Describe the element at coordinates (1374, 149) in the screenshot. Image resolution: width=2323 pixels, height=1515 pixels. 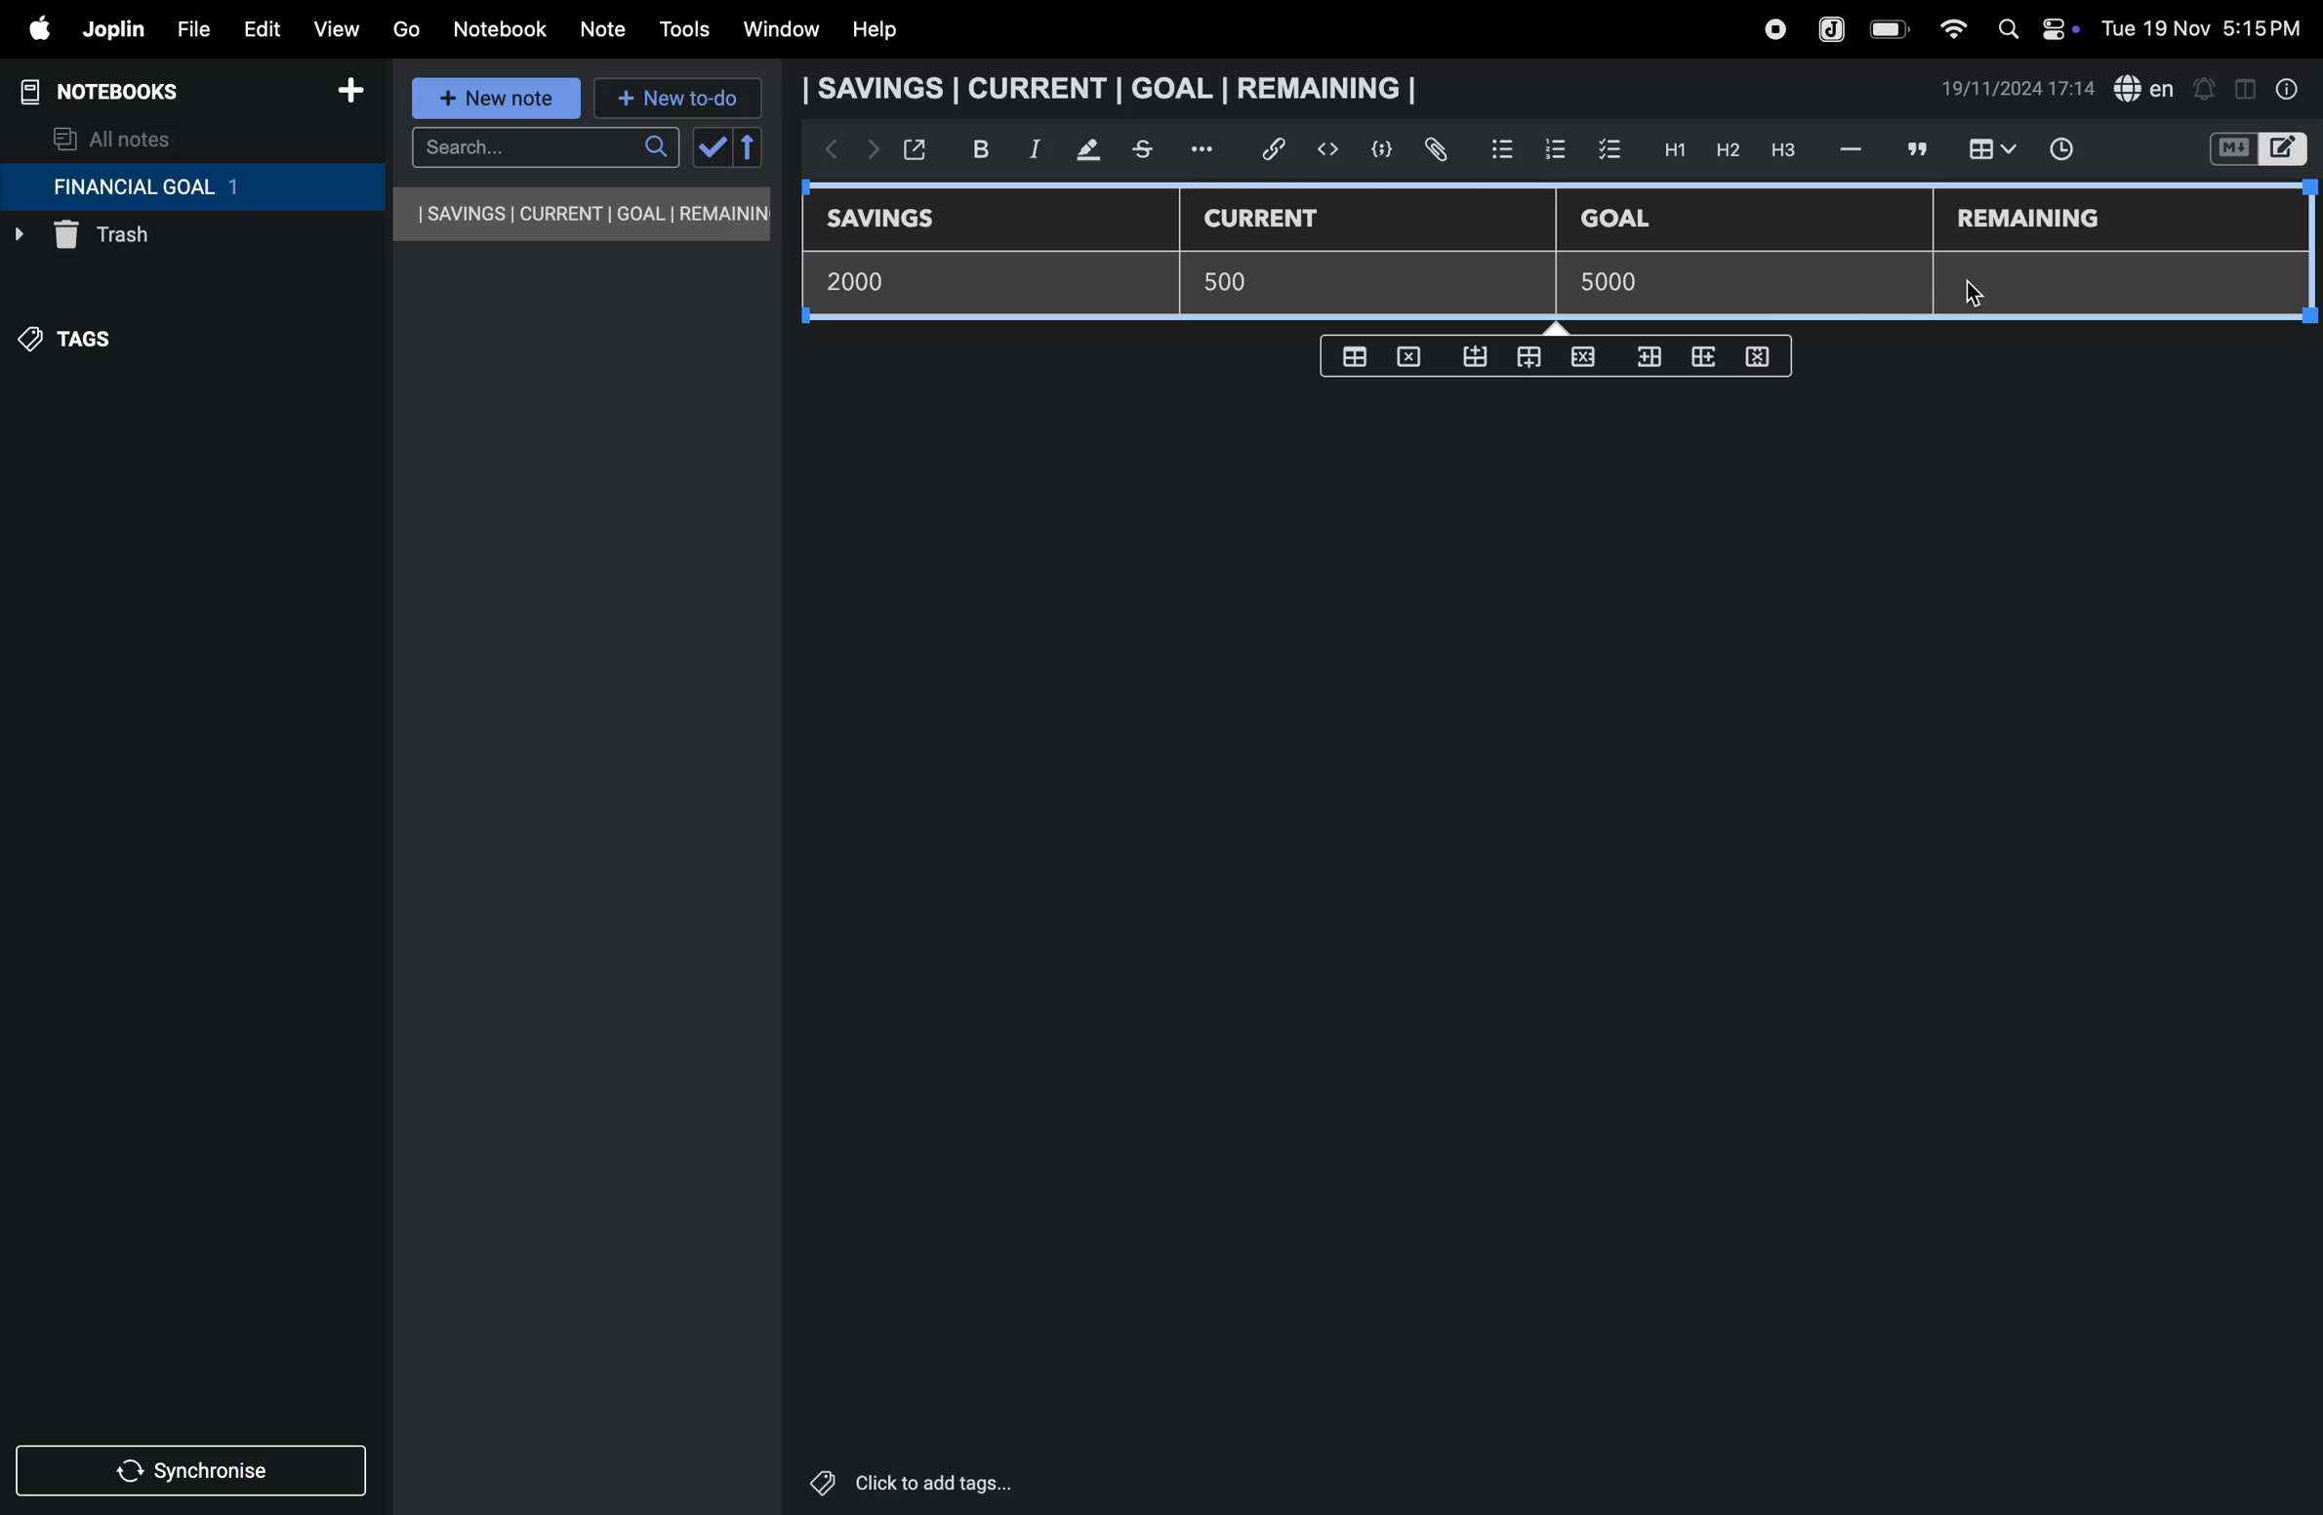
I see `code block` at that location.